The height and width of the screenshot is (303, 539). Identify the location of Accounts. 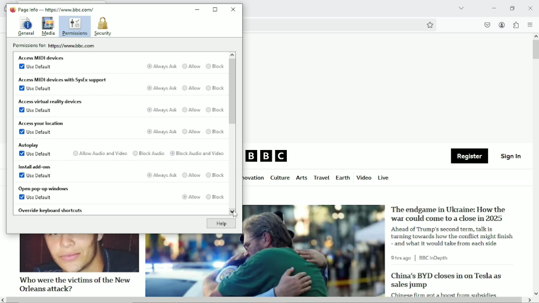
(501, 24).